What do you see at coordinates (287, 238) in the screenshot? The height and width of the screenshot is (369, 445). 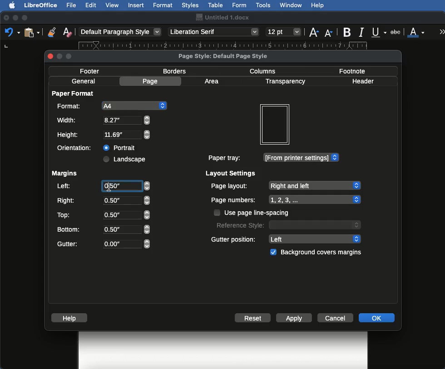 I see `Gutter position` at bounding box center [287, 238].